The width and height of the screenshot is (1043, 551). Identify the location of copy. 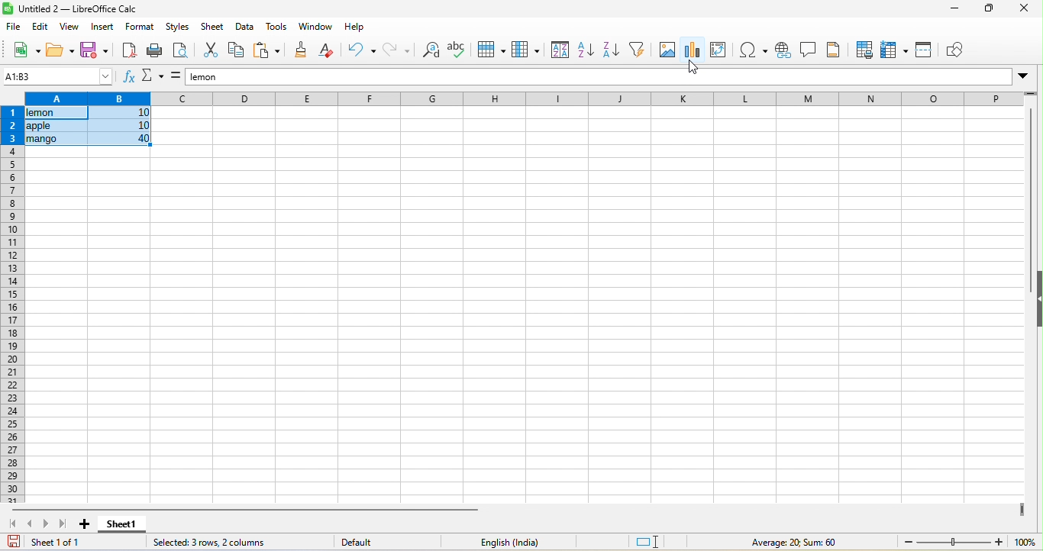
(237, 53).